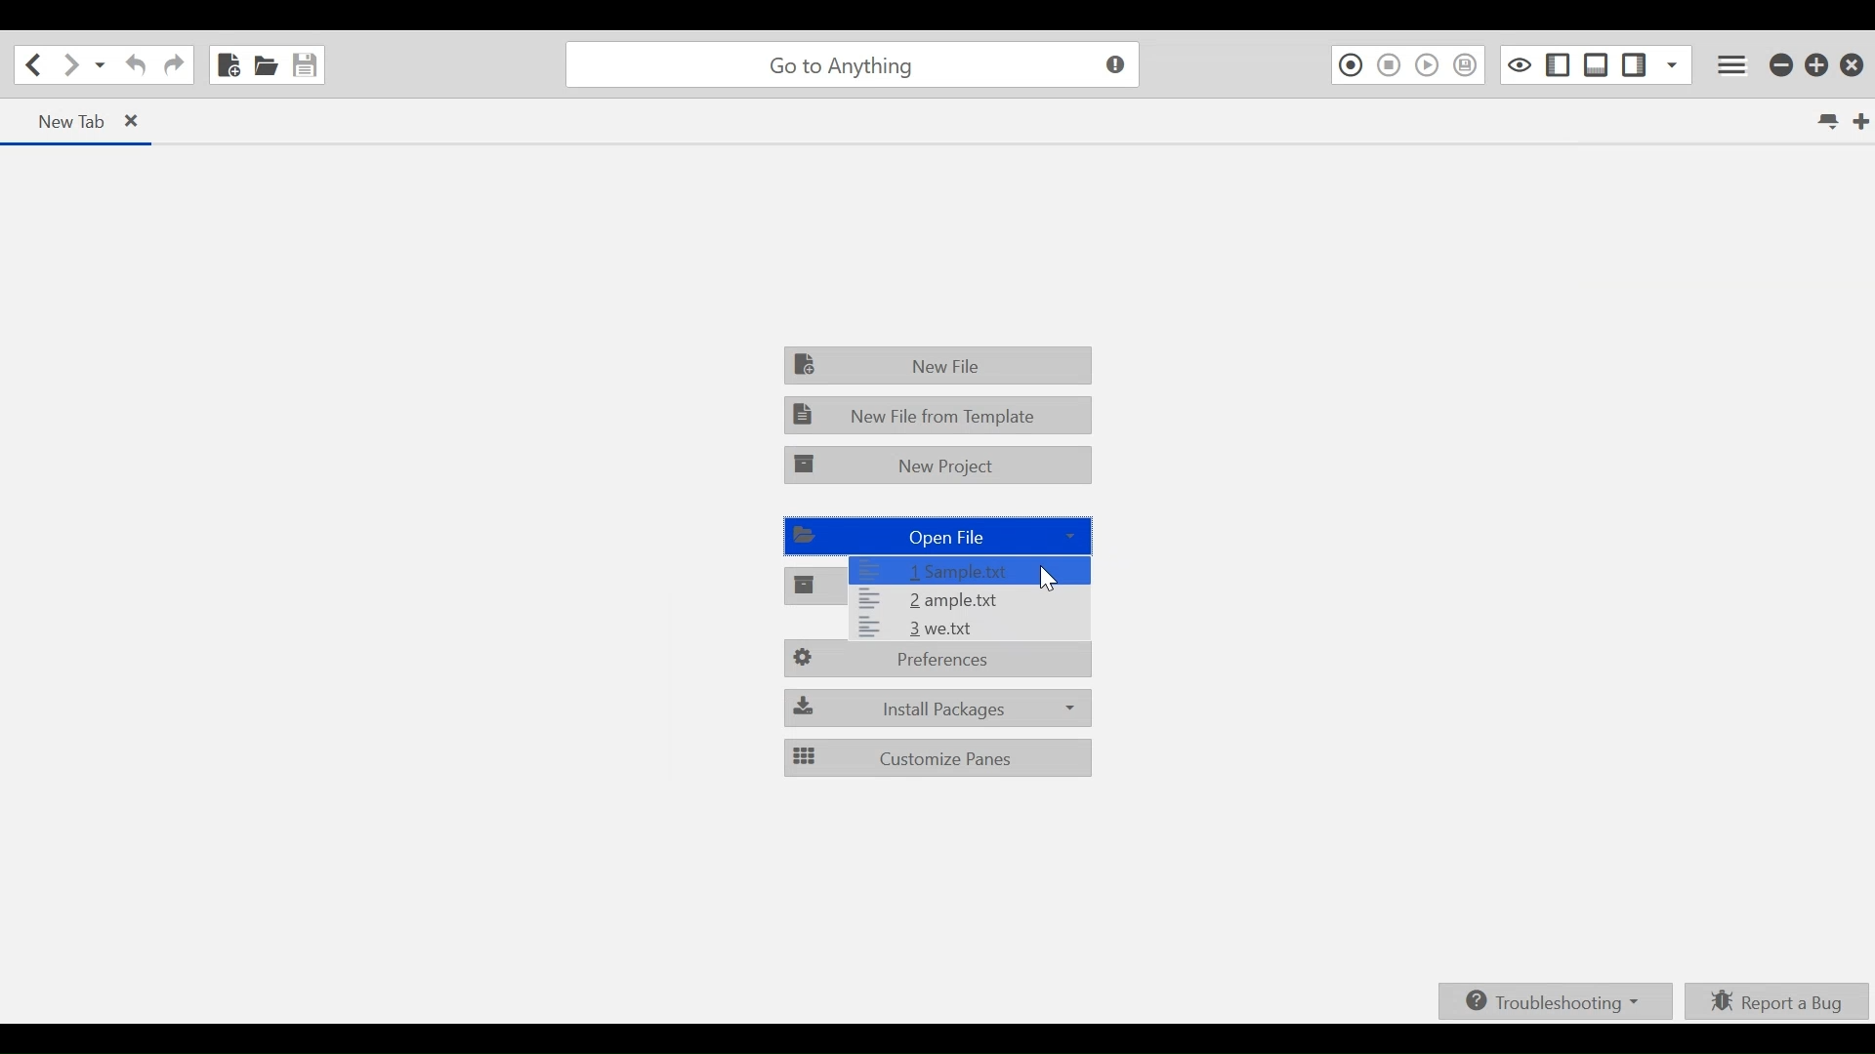 This screenshot has height=1054, width=1875. I want to click on Show/Hide Right Side Panel, so click(1557, 63).